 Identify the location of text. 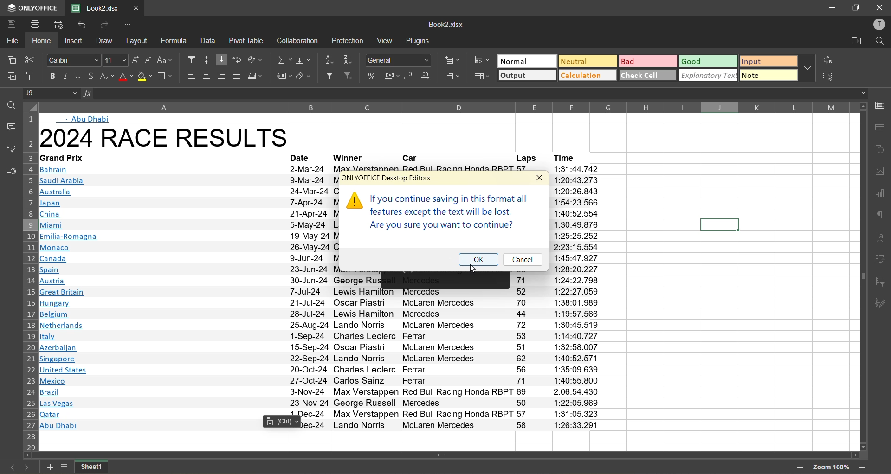
(66, 157).